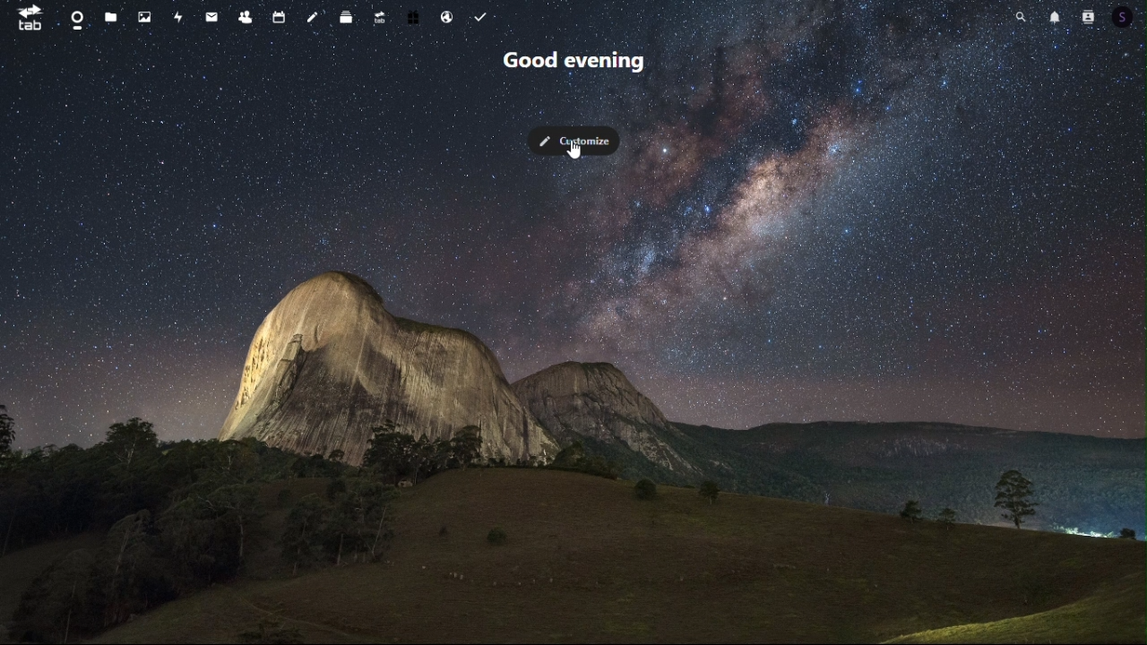  Describe the element at coordinates (415, 16) in the screenshot. I see `free trial` at that location.